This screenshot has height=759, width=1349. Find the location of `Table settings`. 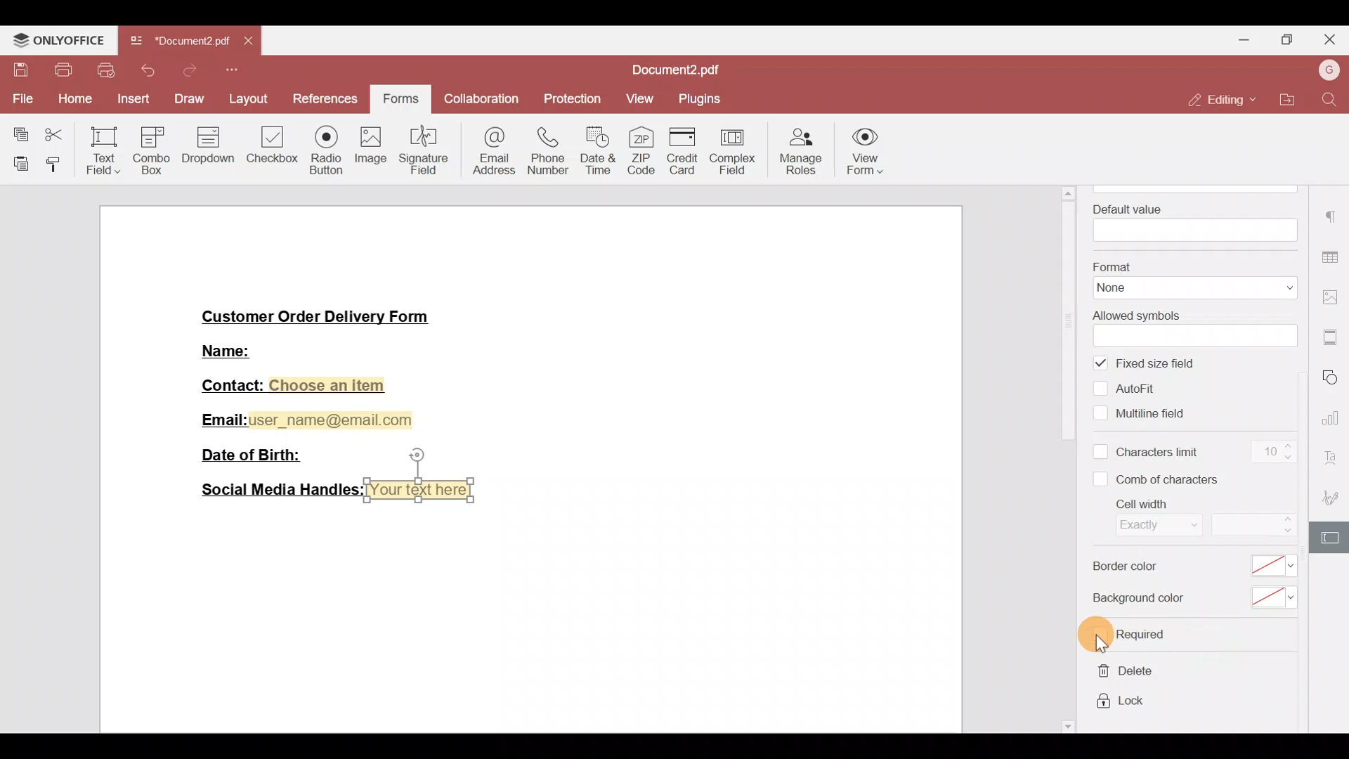

Table settings is located at coordinates (1332, 255).